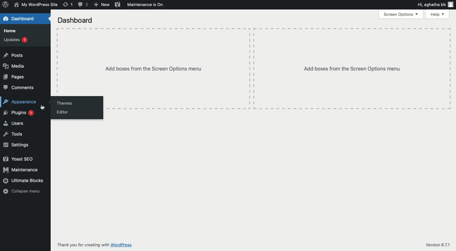  Describe the element at coordinates (117, 5) in the screenshot. I see `Yoast` at that location.